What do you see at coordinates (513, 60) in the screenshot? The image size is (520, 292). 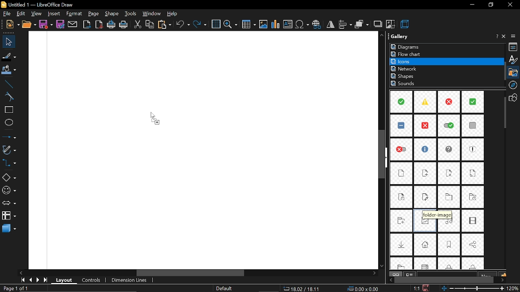 I see `styles` at bounding box center [513, 60].